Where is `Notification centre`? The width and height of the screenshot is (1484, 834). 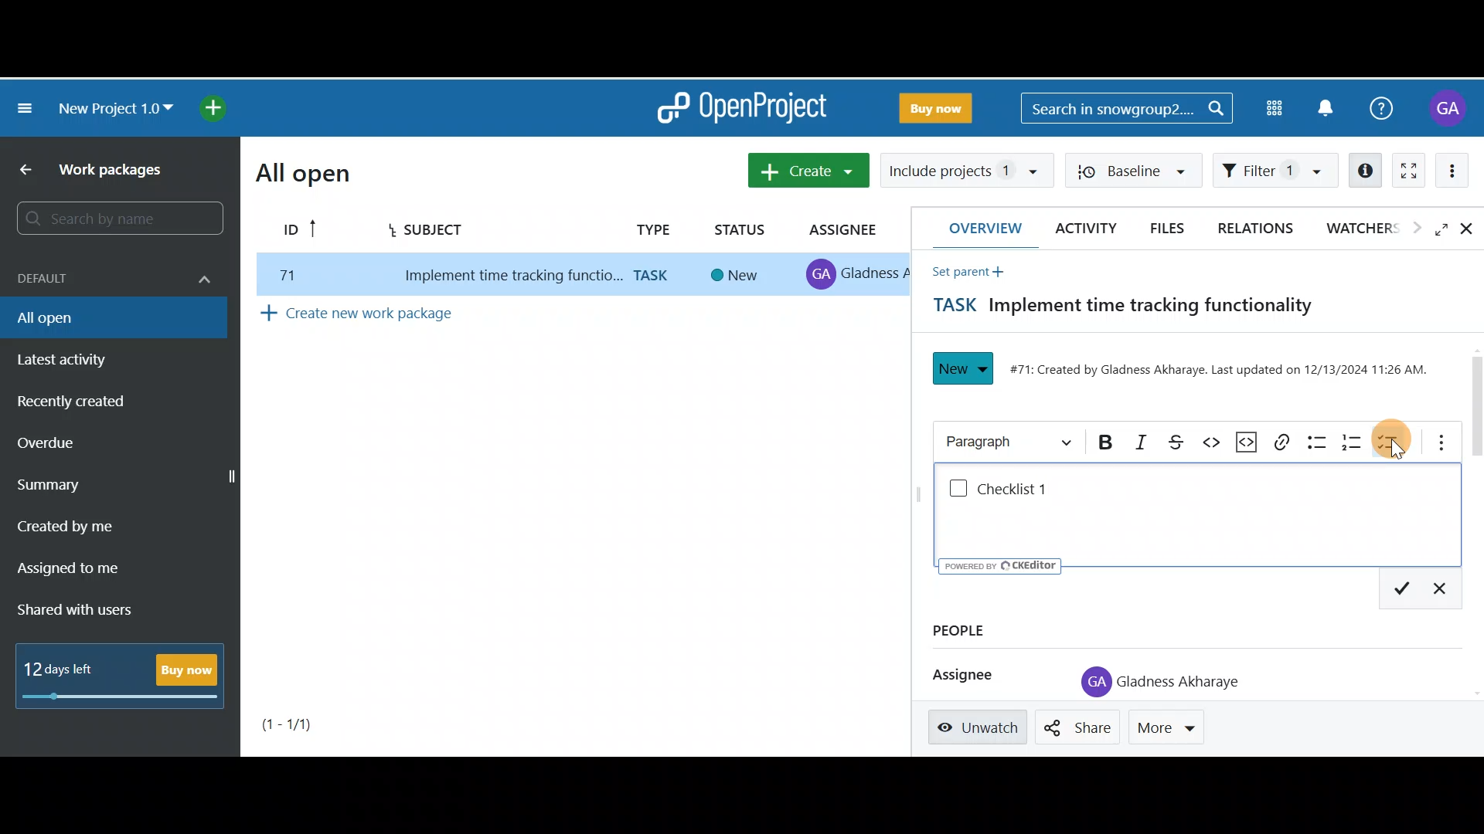 Notification centre is located at coordinates (1335, 107).